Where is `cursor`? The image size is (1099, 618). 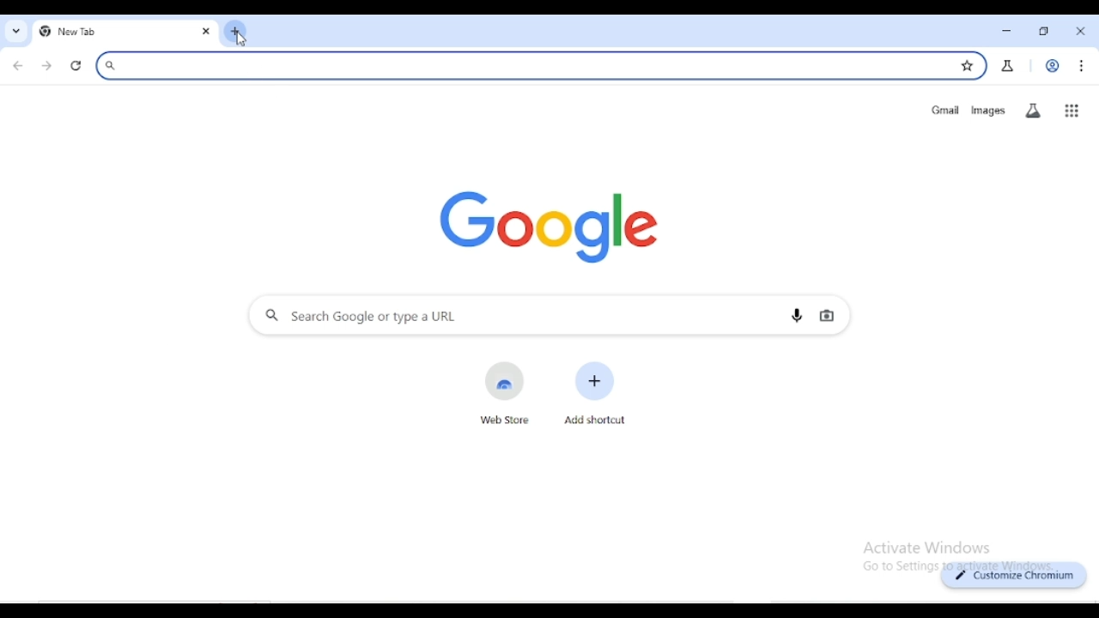 cursor is located at coordinates (240, 40).